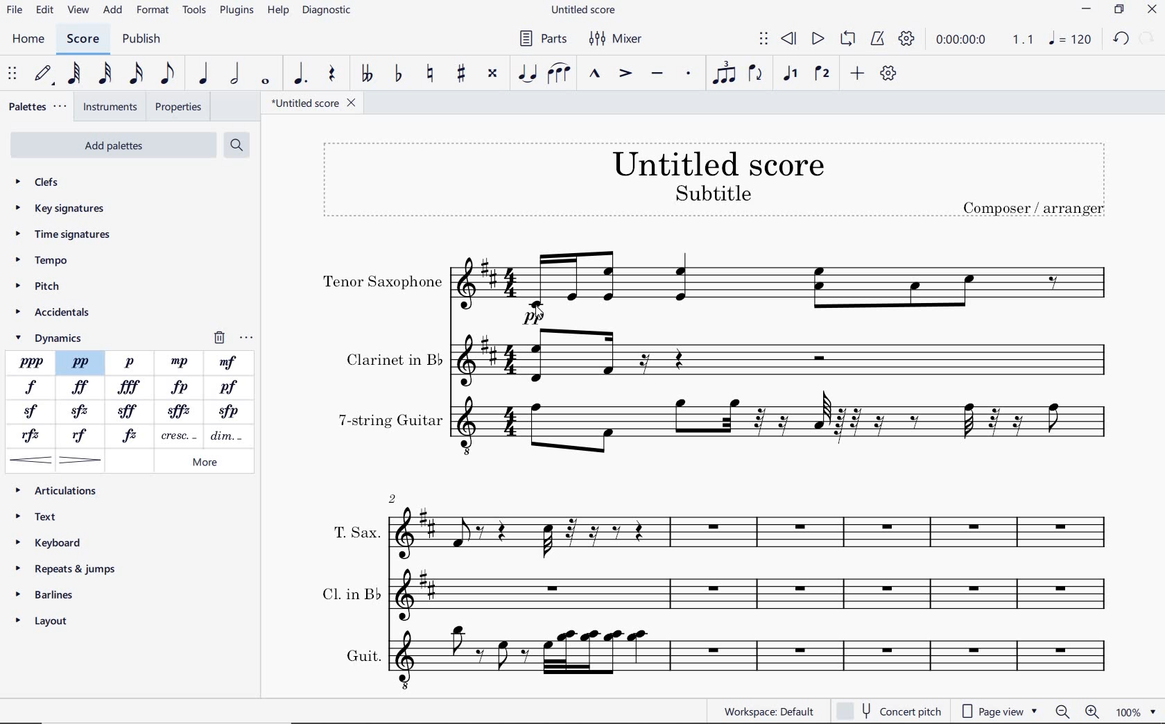 This screenshot has height=724, width=1165. Describe the element at coordinates (824, 74) in the screenshot. I see `VOICE 2` at that location.